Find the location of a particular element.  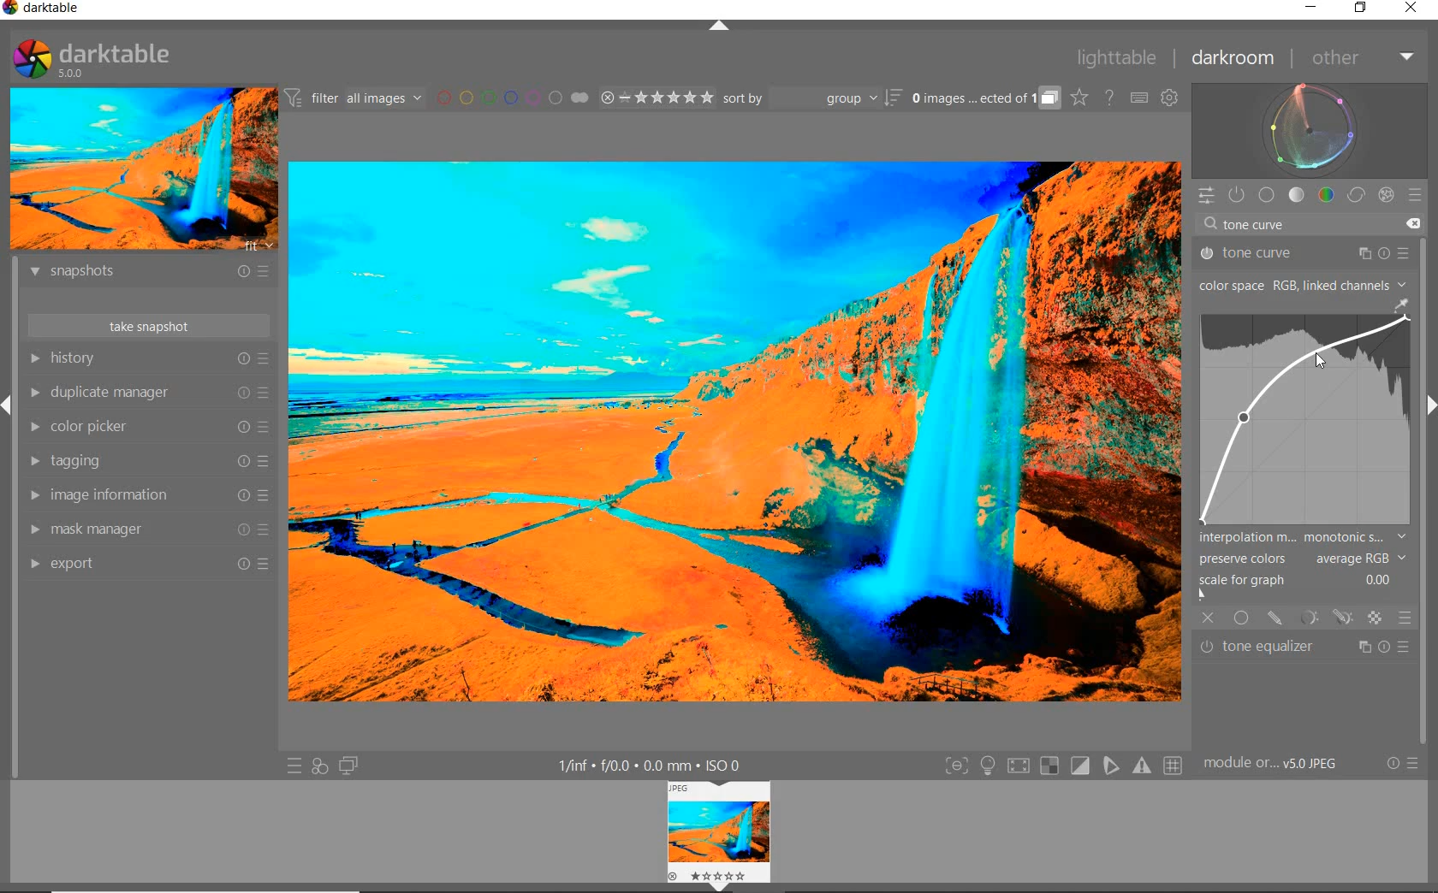

PRESERVE COLORS is located at coordinates (1306, 559).